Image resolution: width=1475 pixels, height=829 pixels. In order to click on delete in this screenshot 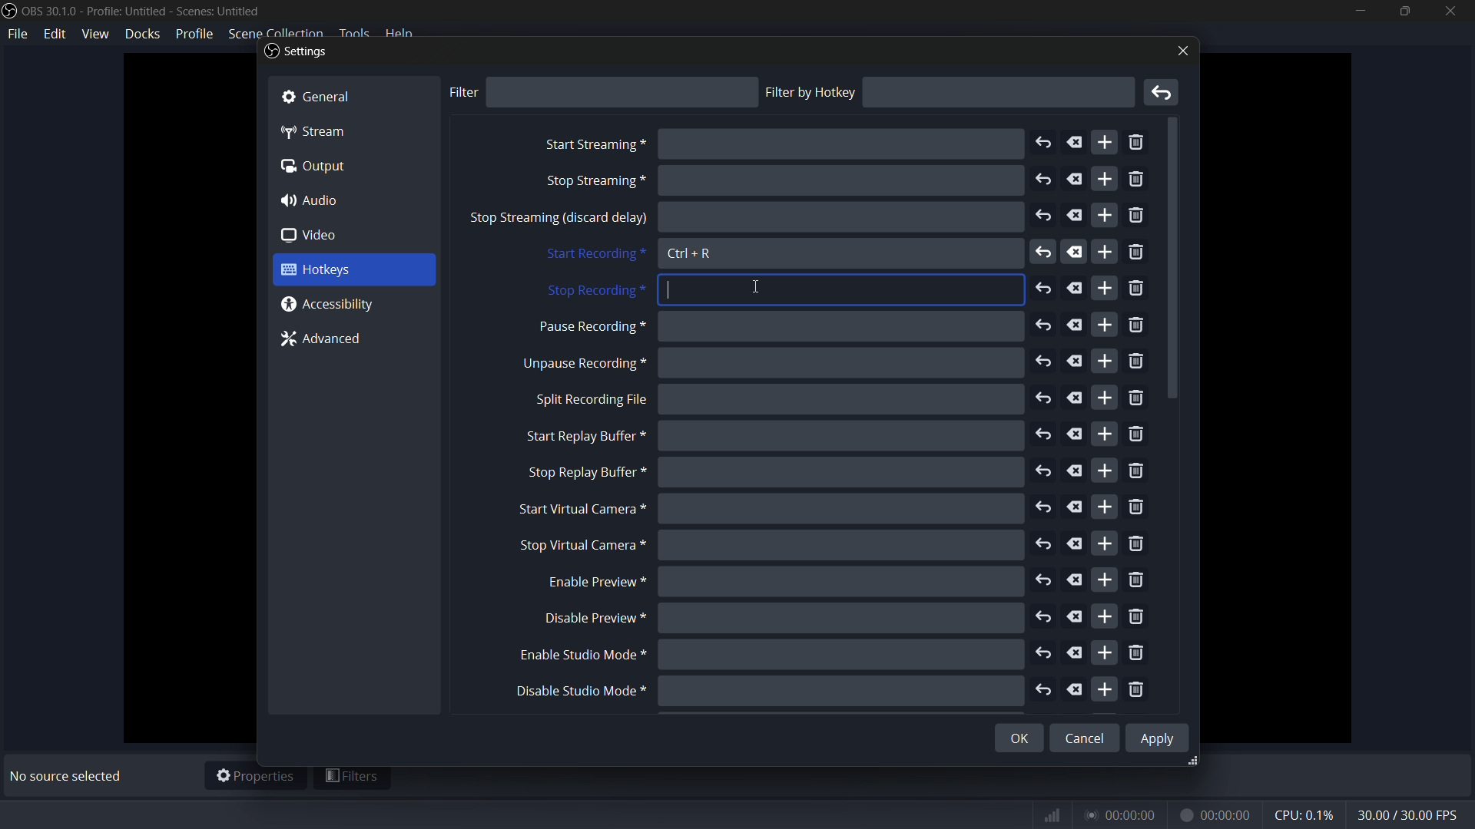, I will do `click(1072, 507)`.